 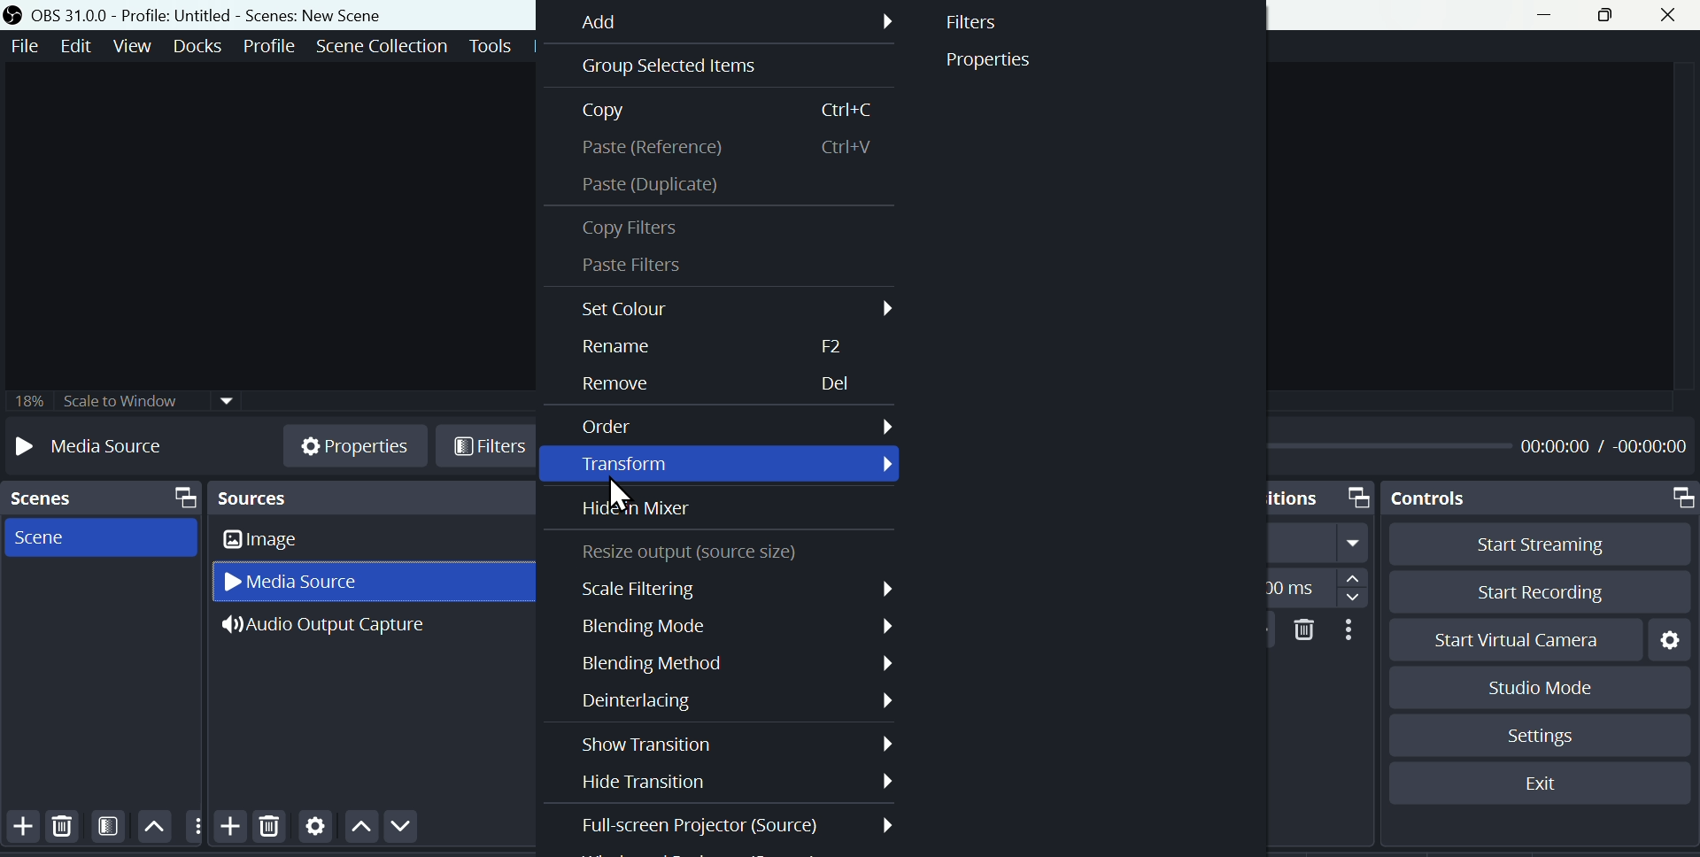 I want to click on Audio output capture, so click(x=345, y=629).